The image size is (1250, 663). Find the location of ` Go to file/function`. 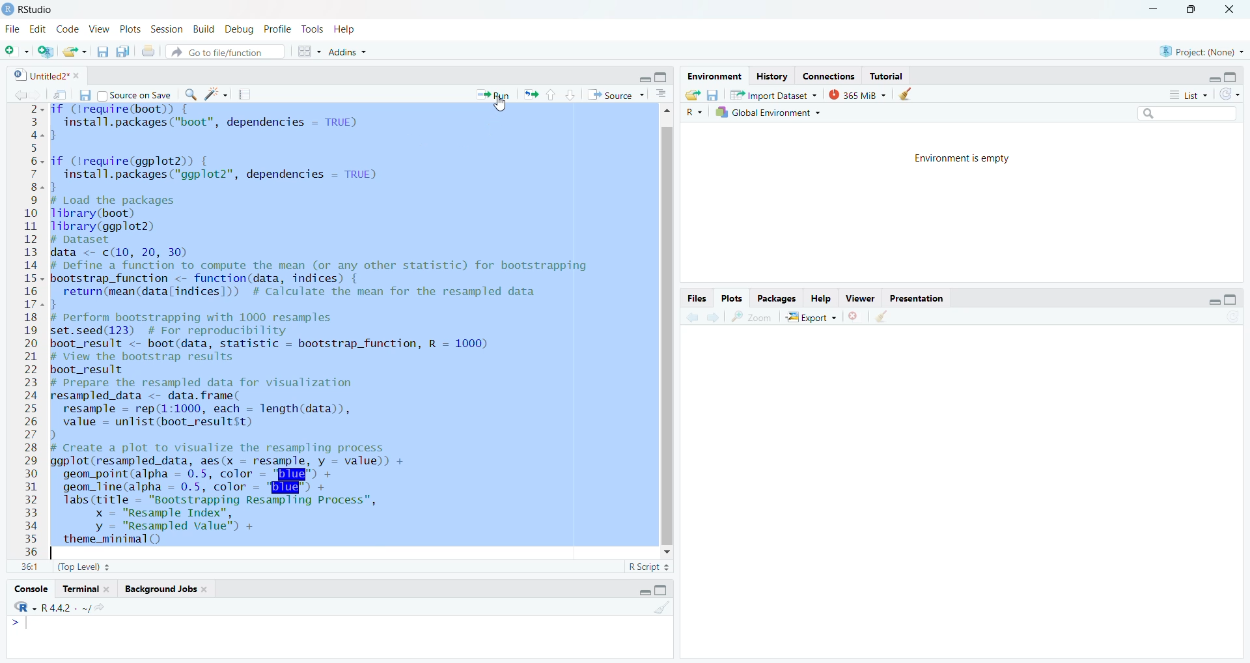

 Go to file/function is located at coordinates (227, 51).